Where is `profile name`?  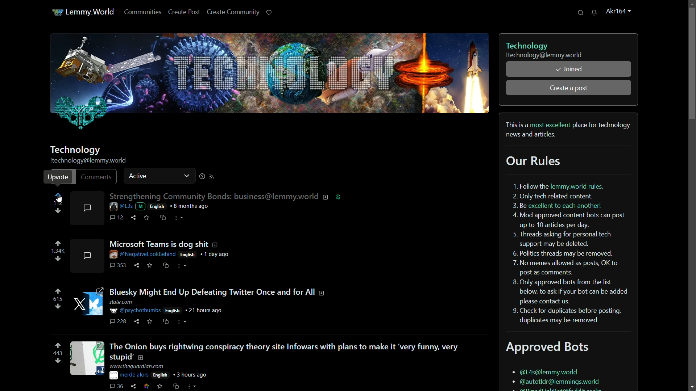 profile name is located at coordinates (91, 162).